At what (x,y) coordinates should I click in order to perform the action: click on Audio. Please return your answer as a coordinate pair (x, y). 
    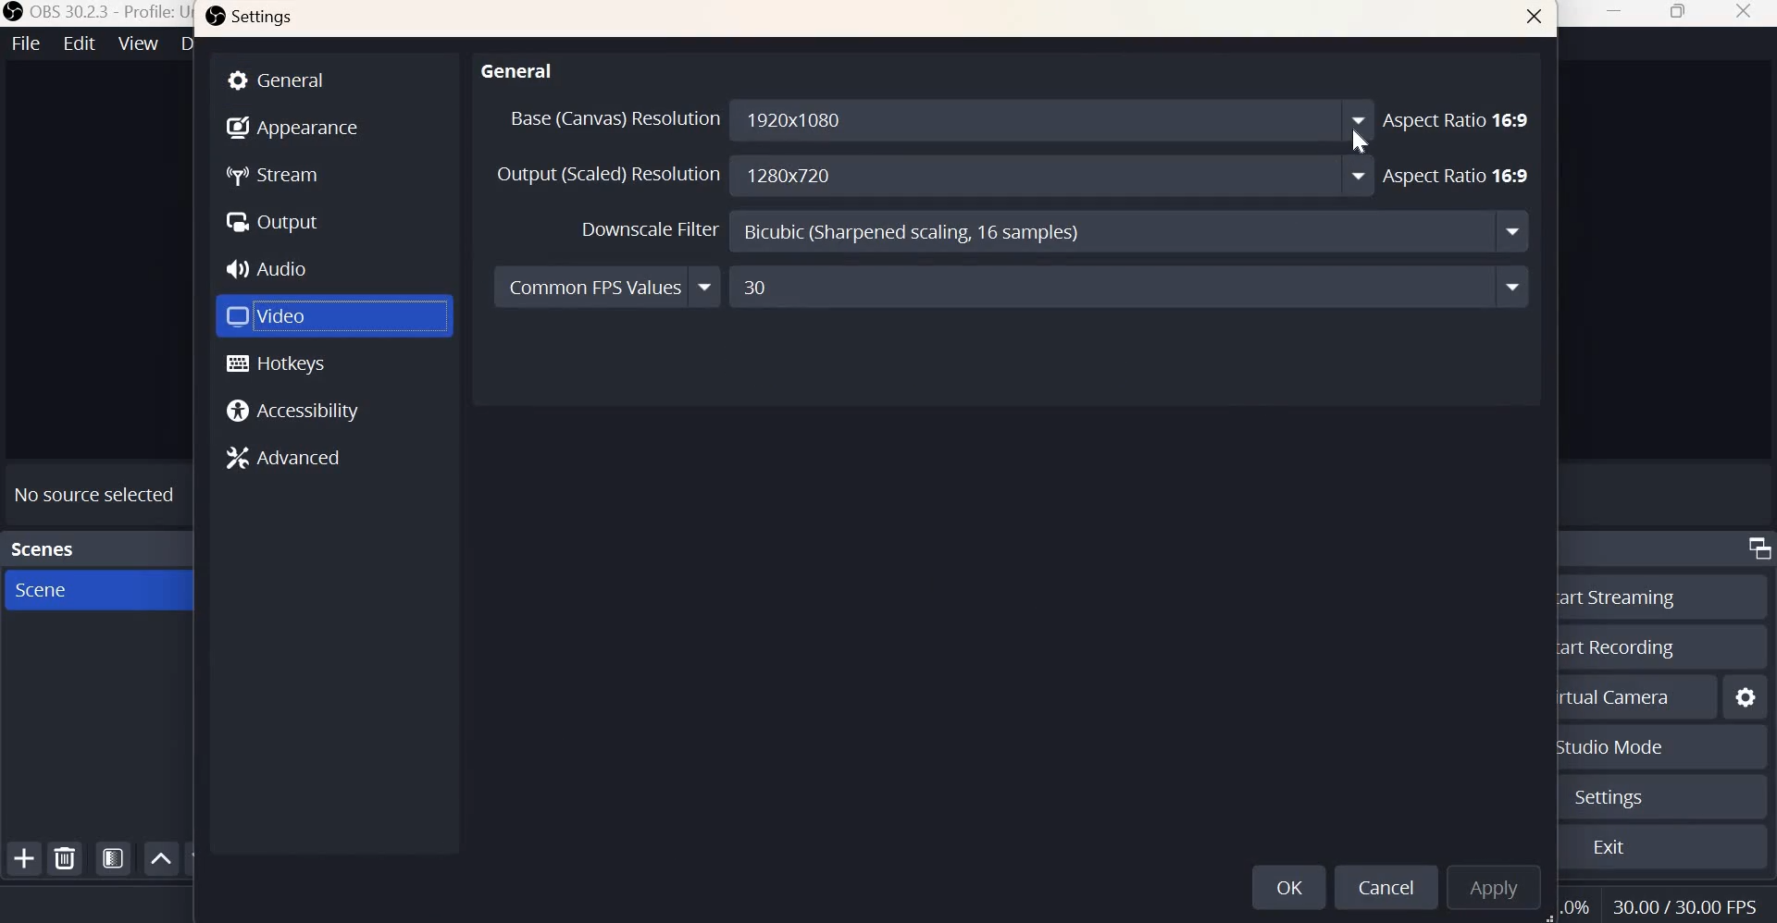
    Looking at the image, I should click on (272, 265).